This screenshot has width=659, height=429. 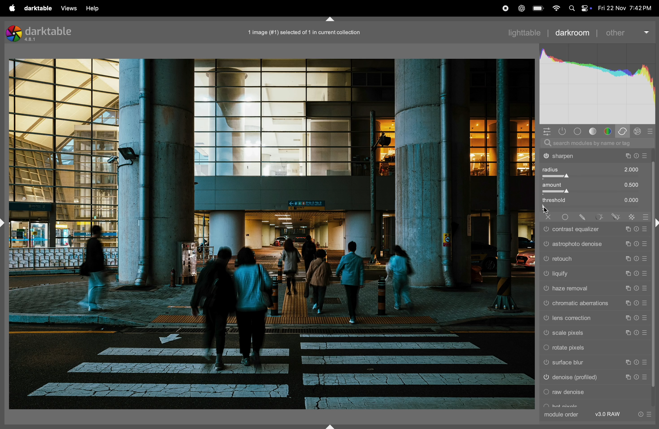 I want to click on v 3 raw, so click(x=609, y=414).